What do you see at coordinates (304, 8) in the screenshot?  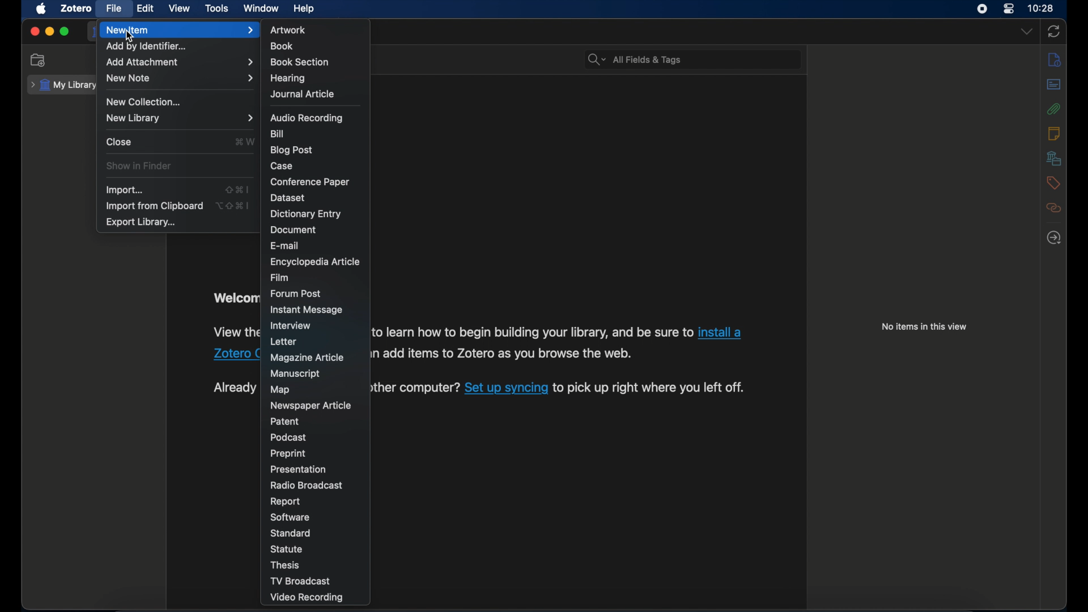 I see `help` at bounding box center [304, 8].